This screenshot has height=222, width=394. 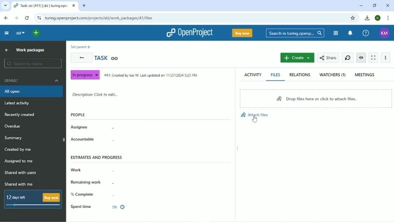 What do you see at coordinates (6, 18) in the screenshot?
I see `Back` at bounding box center [6, 18].